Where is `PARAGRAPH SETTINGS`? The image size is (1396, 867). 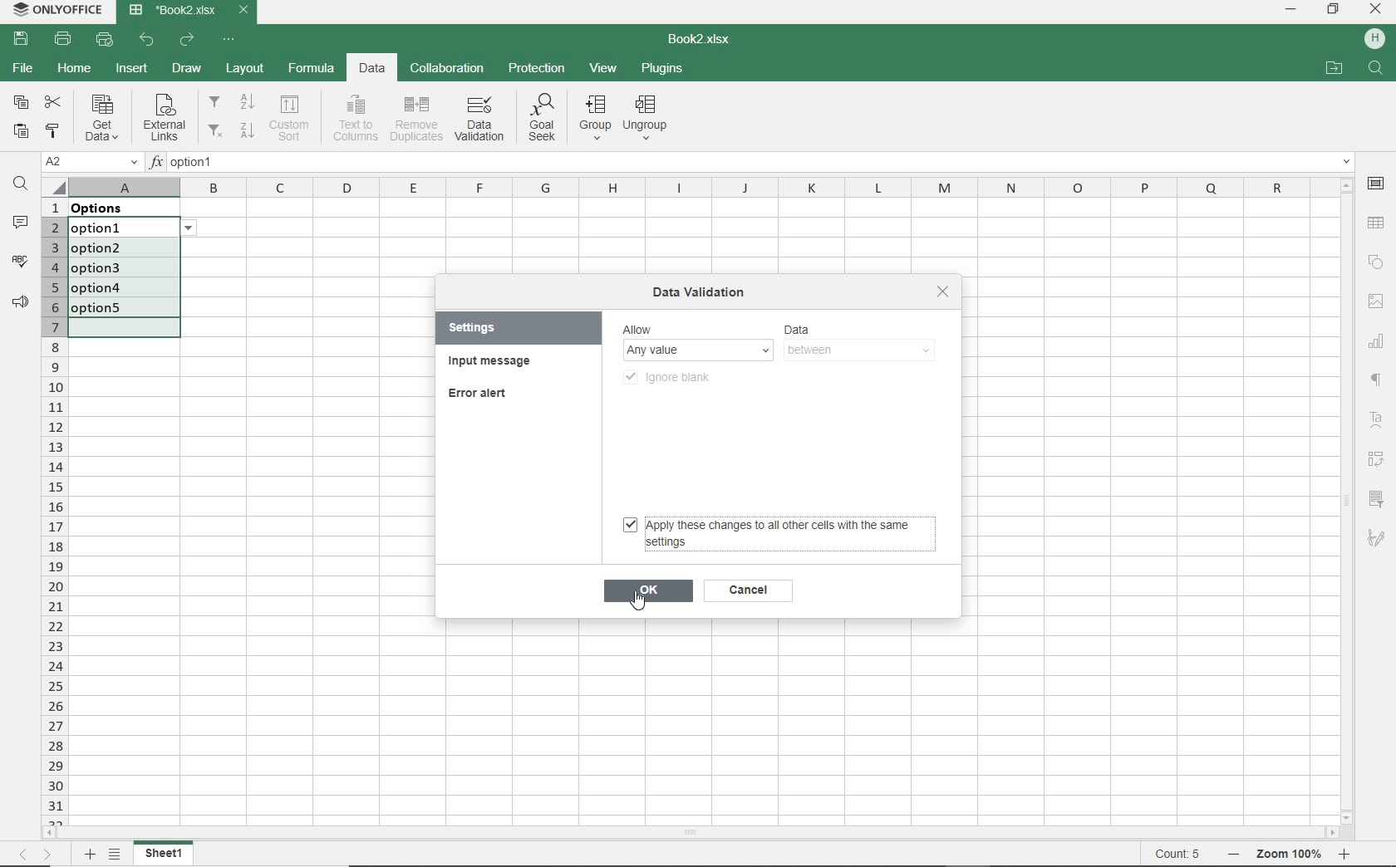 PARAGRAPH SETTINGS is located at coordinates (17, 302).